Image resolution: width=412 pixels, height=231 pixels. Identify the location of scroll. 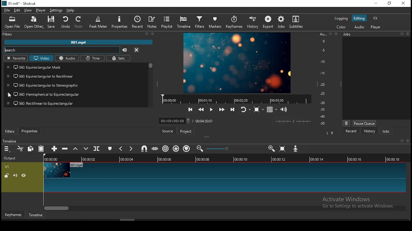
(207, 220).